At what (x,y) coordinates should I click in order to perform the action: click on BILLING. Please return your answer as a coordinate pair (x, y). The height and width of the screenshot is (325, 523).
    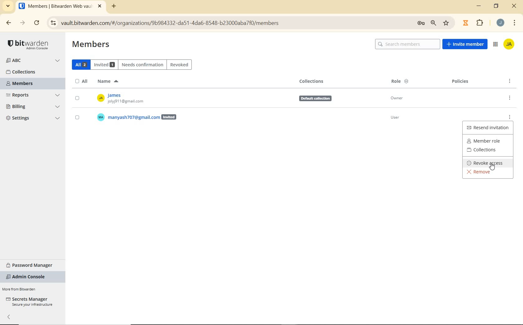
    Looking at the image, I should click on (33, 107).